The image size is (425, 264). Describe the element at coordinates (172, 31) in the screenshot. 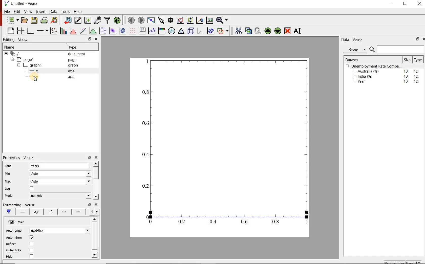

I see `polar graph` at that location.